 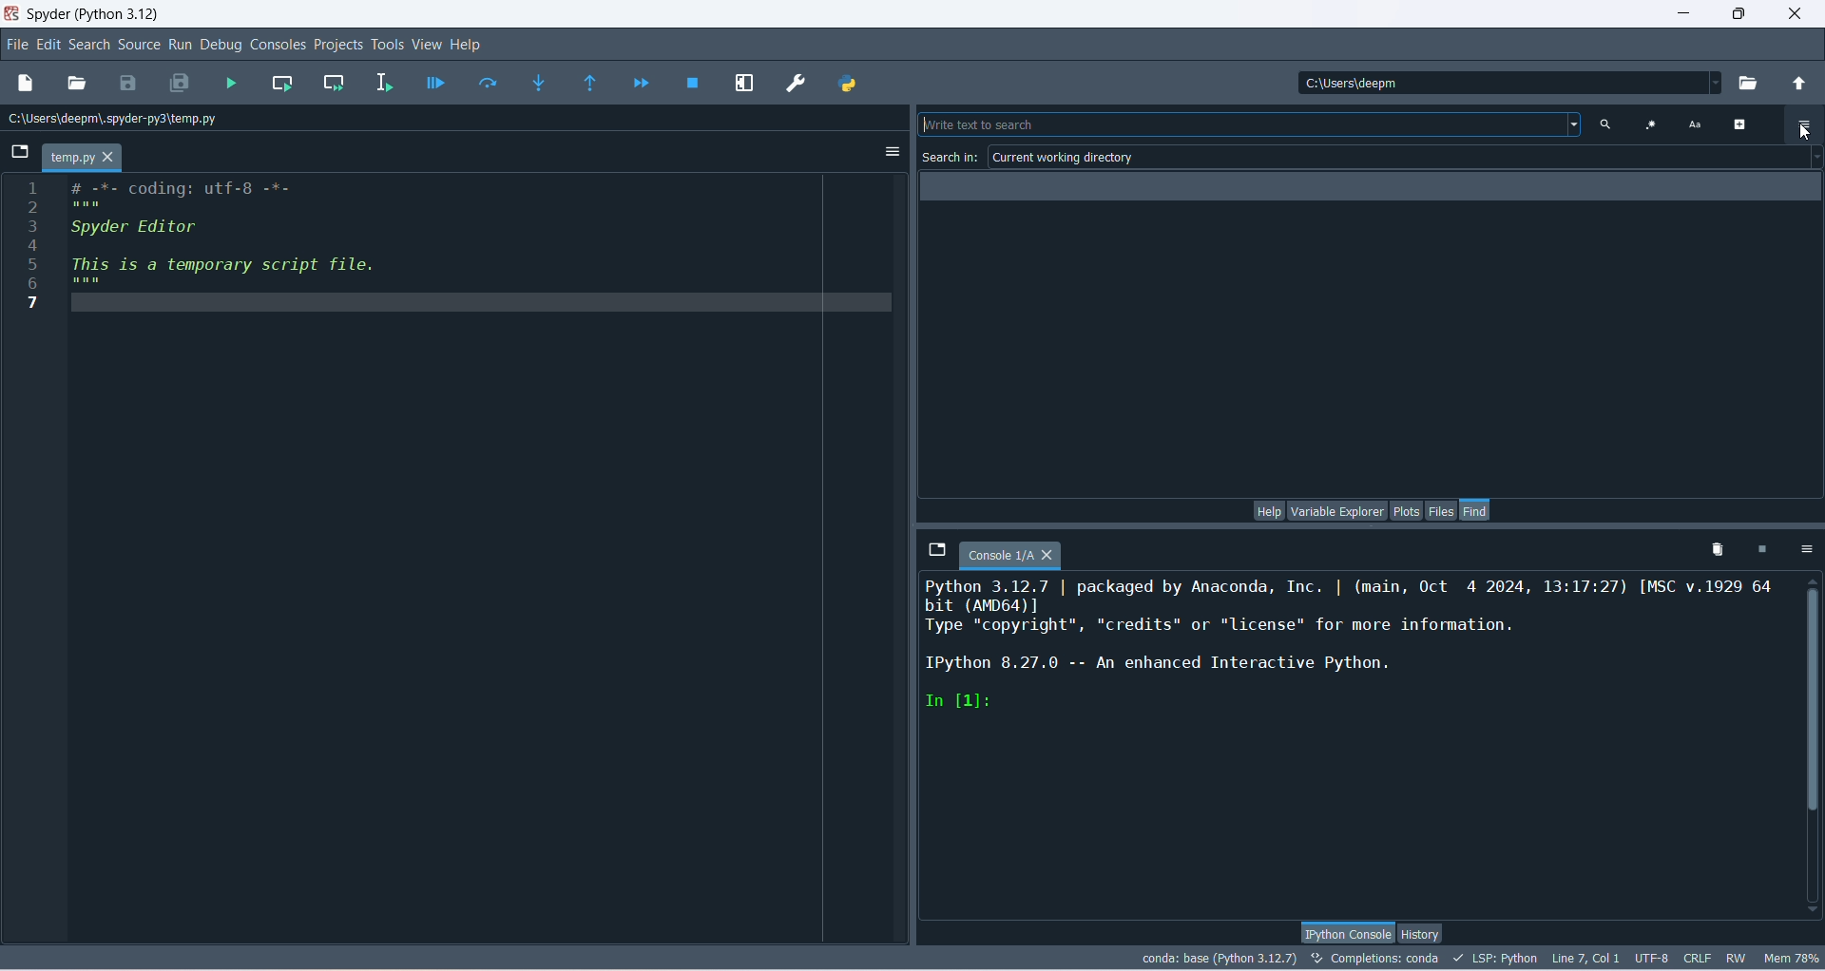 I want to click on line number, so click(x=32, y=243).